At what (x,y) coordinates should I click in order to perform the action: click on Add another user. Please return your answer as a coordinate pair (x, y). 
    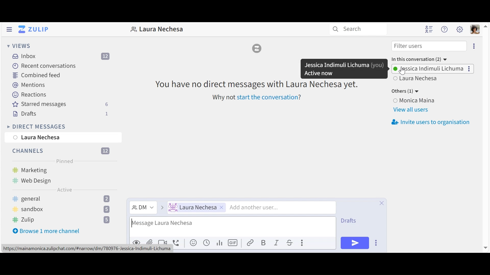
    Looking at the image, I should click on (253, 208).